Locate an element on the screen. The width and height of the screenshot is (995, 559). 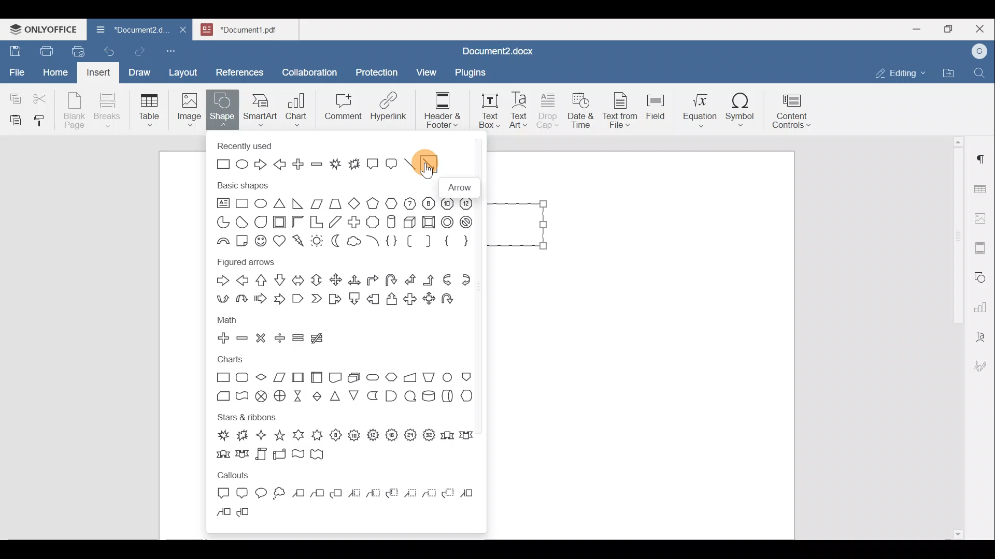
Close is located at coordinates (979, 27).